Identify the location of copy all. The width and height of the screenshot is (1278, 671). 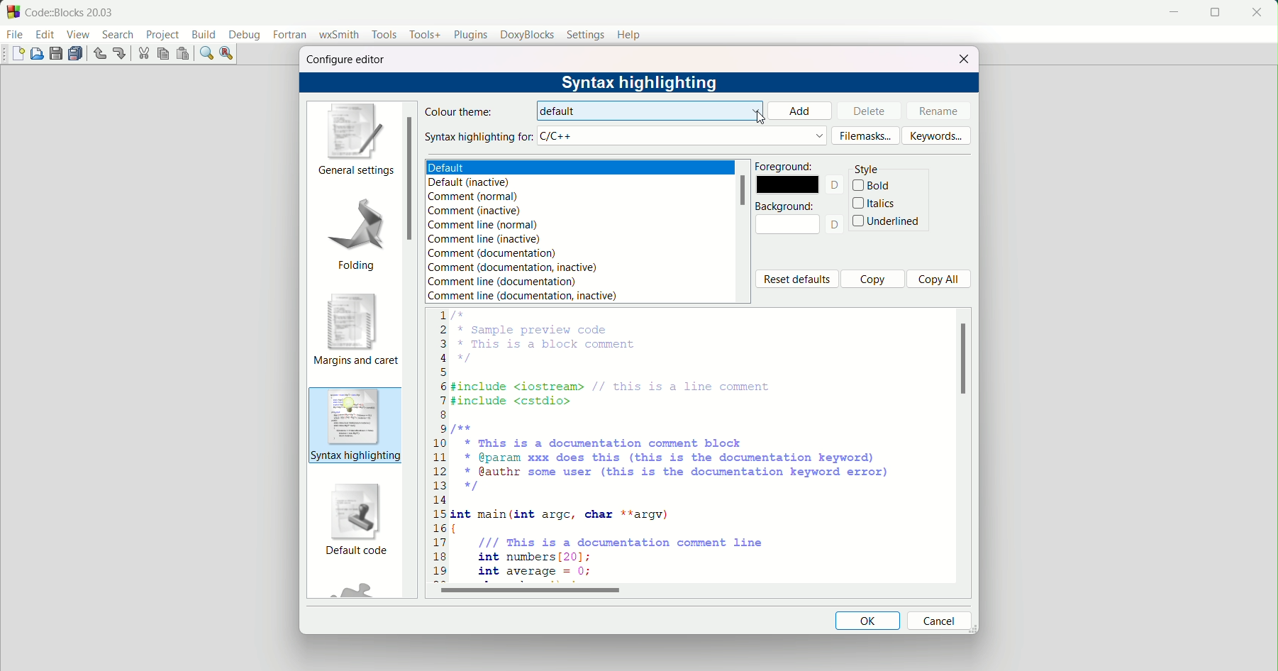
(938, 279).